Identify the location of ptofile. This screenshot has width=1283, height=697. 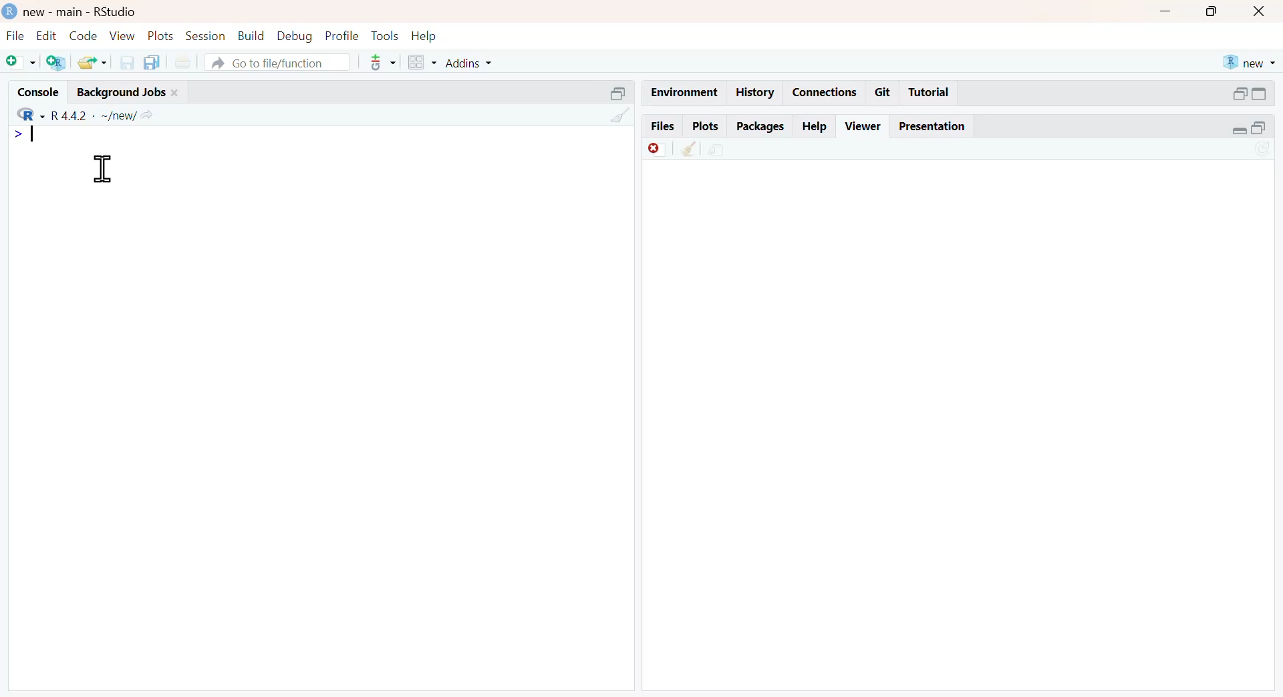
(343, 36).